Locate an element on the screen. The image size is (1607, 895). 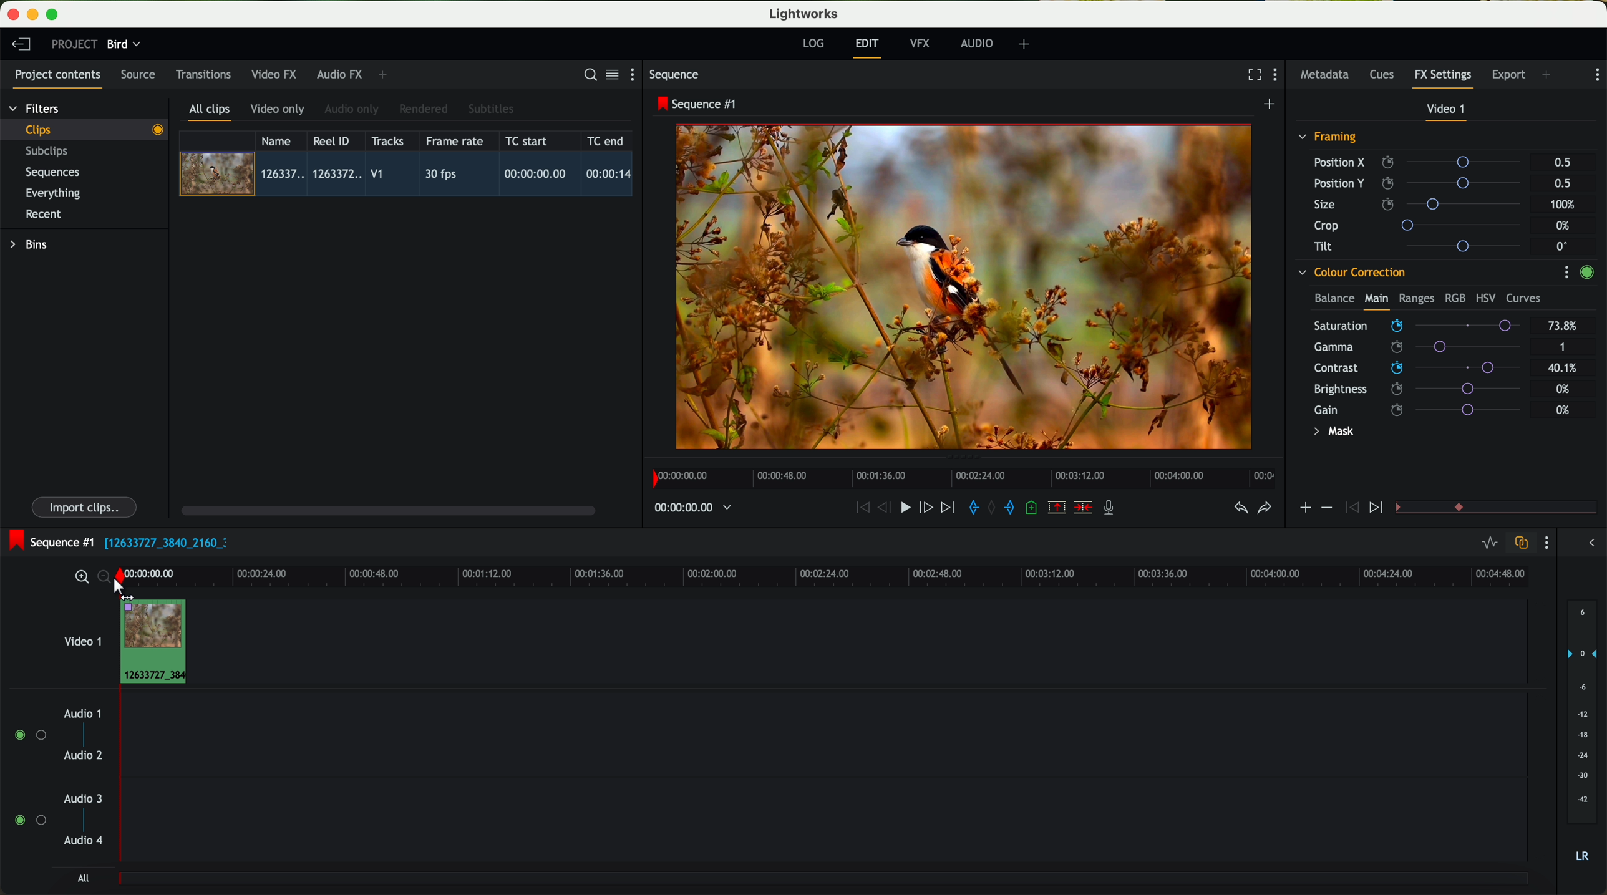
add 'out' mark is located at coordinates (1016, 506).